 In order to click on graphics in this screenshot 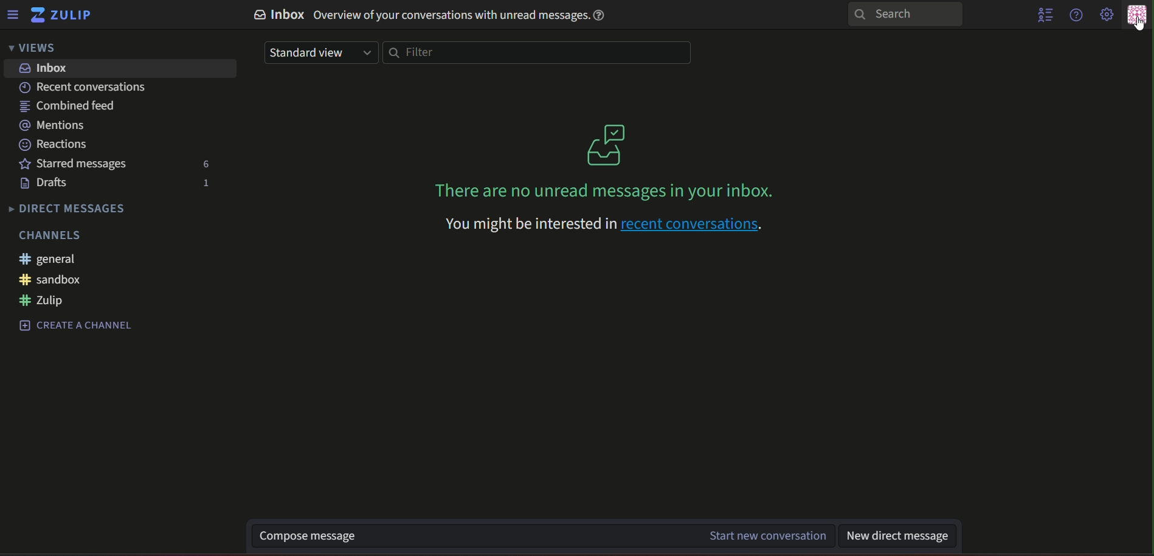, I will do `click(601, 142)`.